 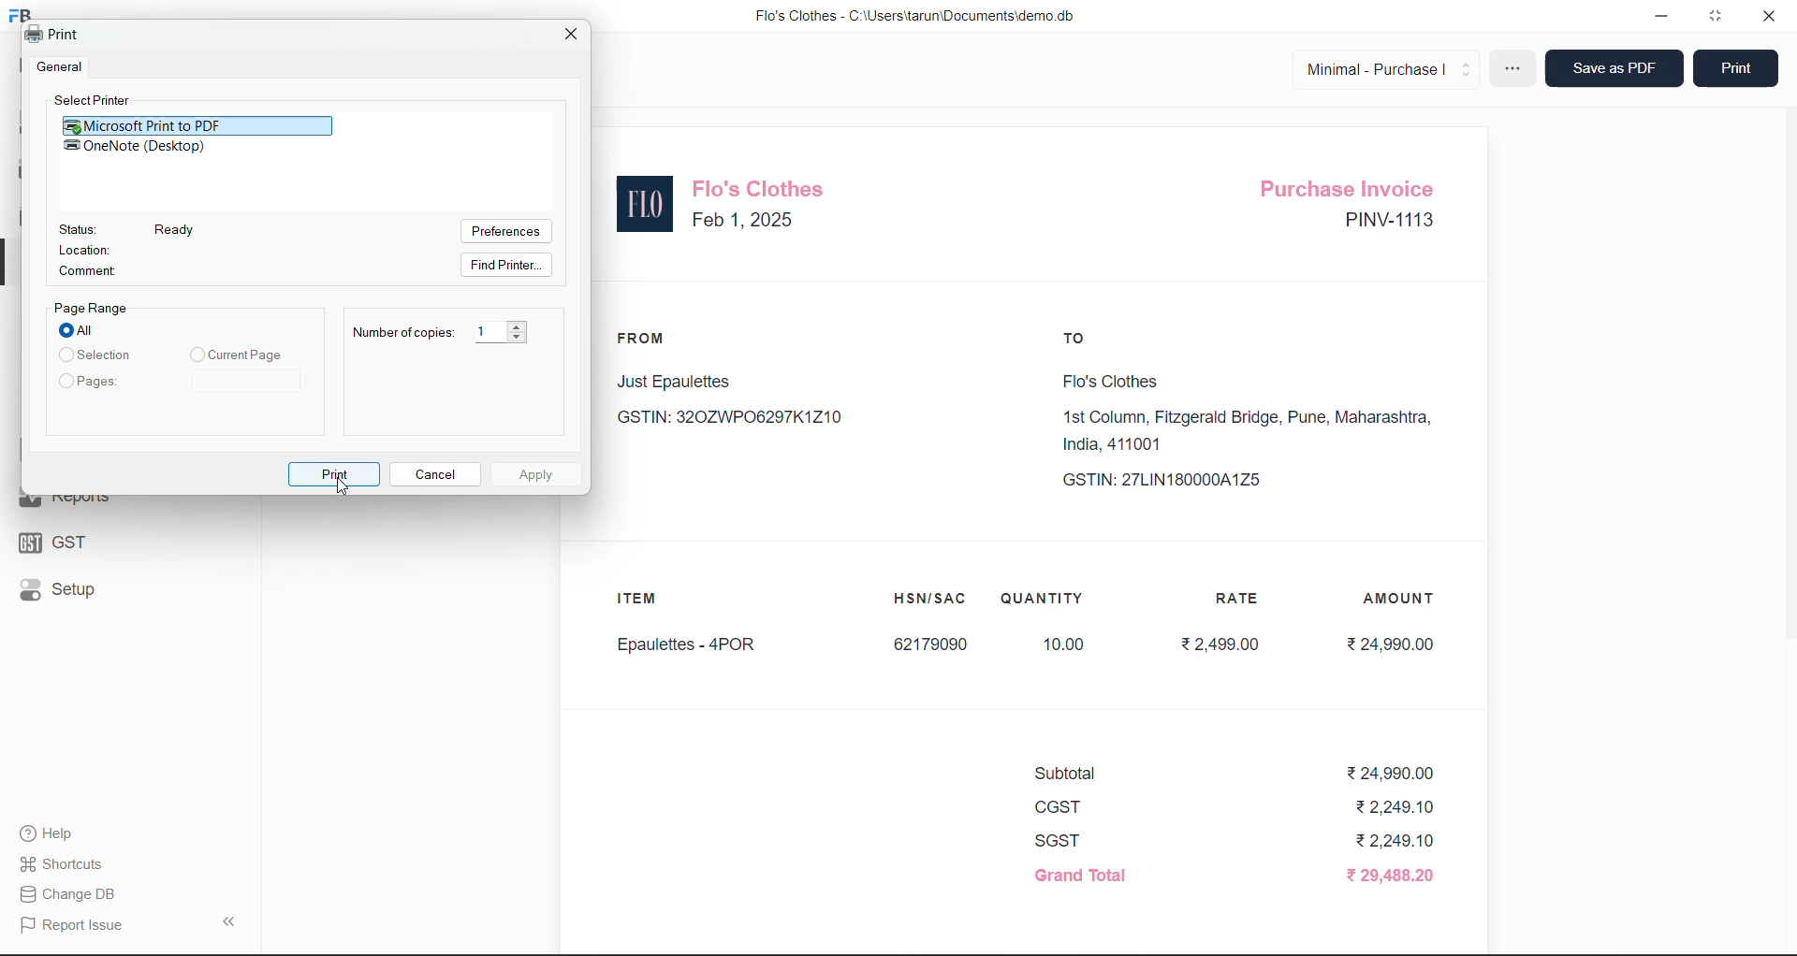 What do you see at coordinates (1356, 207) in the screenshot?
I see `Purchase Invoice PINV-1113` at bounding box center [1356, 207].